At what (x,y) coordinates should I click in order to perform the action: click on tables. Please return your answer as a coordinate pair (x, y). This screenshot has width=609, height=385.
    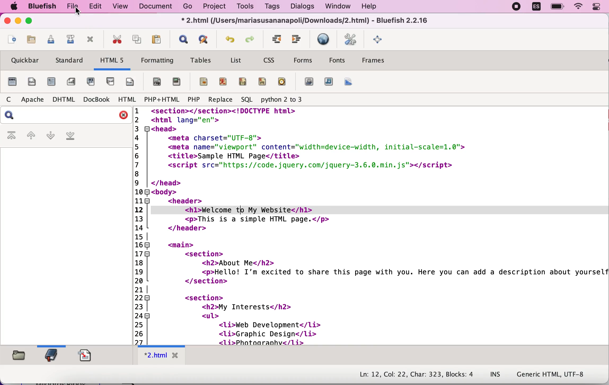
    Looking at the image, I should click on (200, 61).